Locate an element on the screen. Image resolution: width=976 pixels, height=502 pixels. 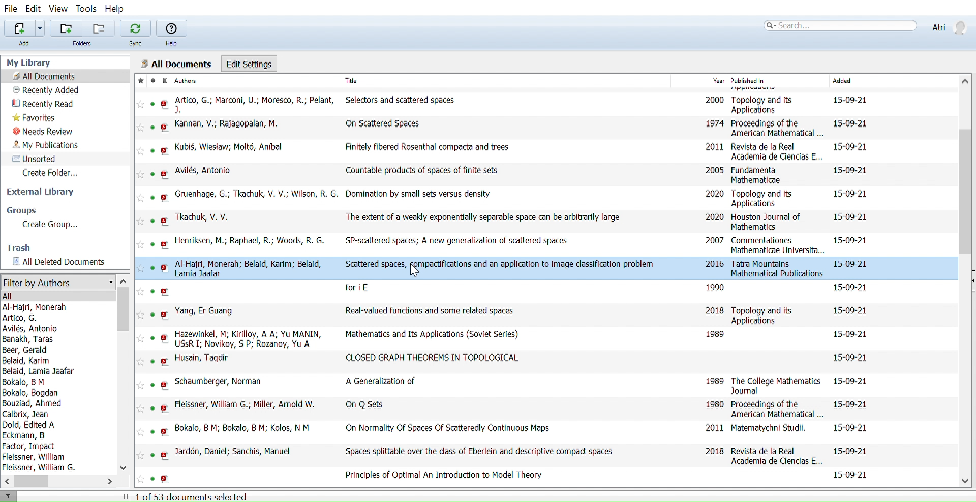
Artico, G. is located at coordinates (33, 317).